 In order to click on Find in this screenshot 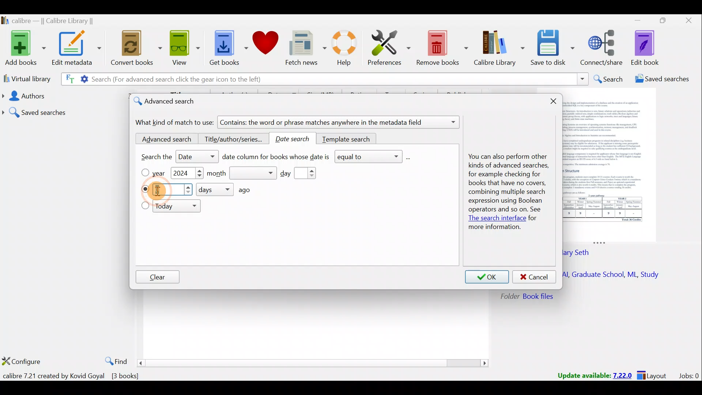, I will do `click(114, 360)`.